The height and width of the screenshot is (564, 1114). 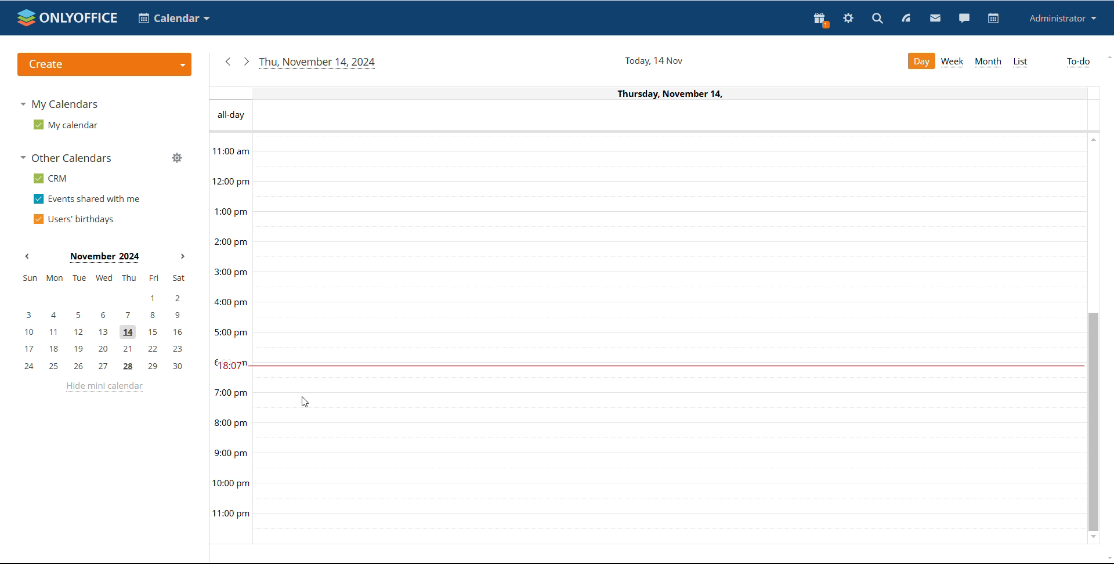 I want to click on current date, so click(x=653, y=61).